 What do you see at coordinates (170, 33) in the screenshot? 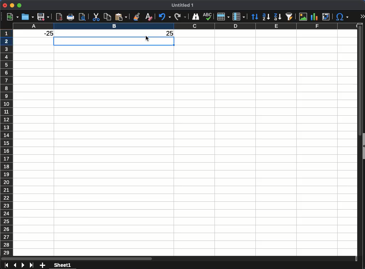
I see `25` at bounding box center [170, 33].